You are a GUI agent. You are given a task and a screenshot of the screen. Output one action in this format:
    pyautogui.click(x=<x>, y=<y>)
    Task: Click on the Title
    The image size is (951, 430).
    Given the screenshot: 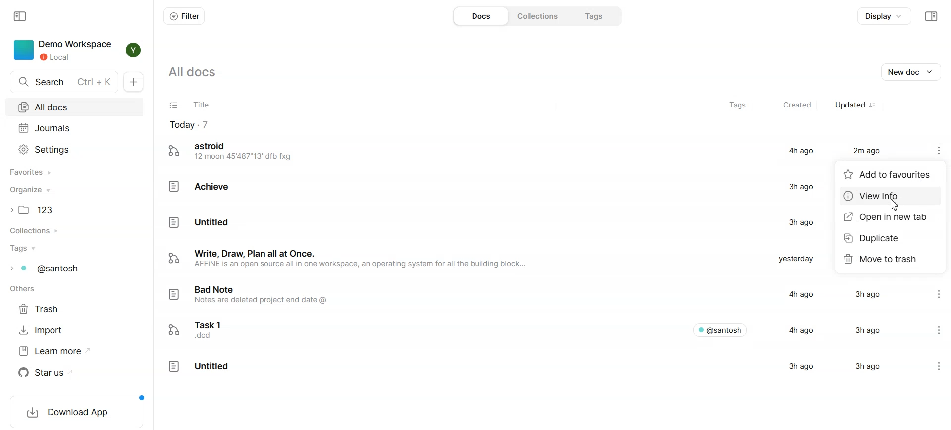 What is the action you would take?
    pyautogui.click(x=200, y=105)
    